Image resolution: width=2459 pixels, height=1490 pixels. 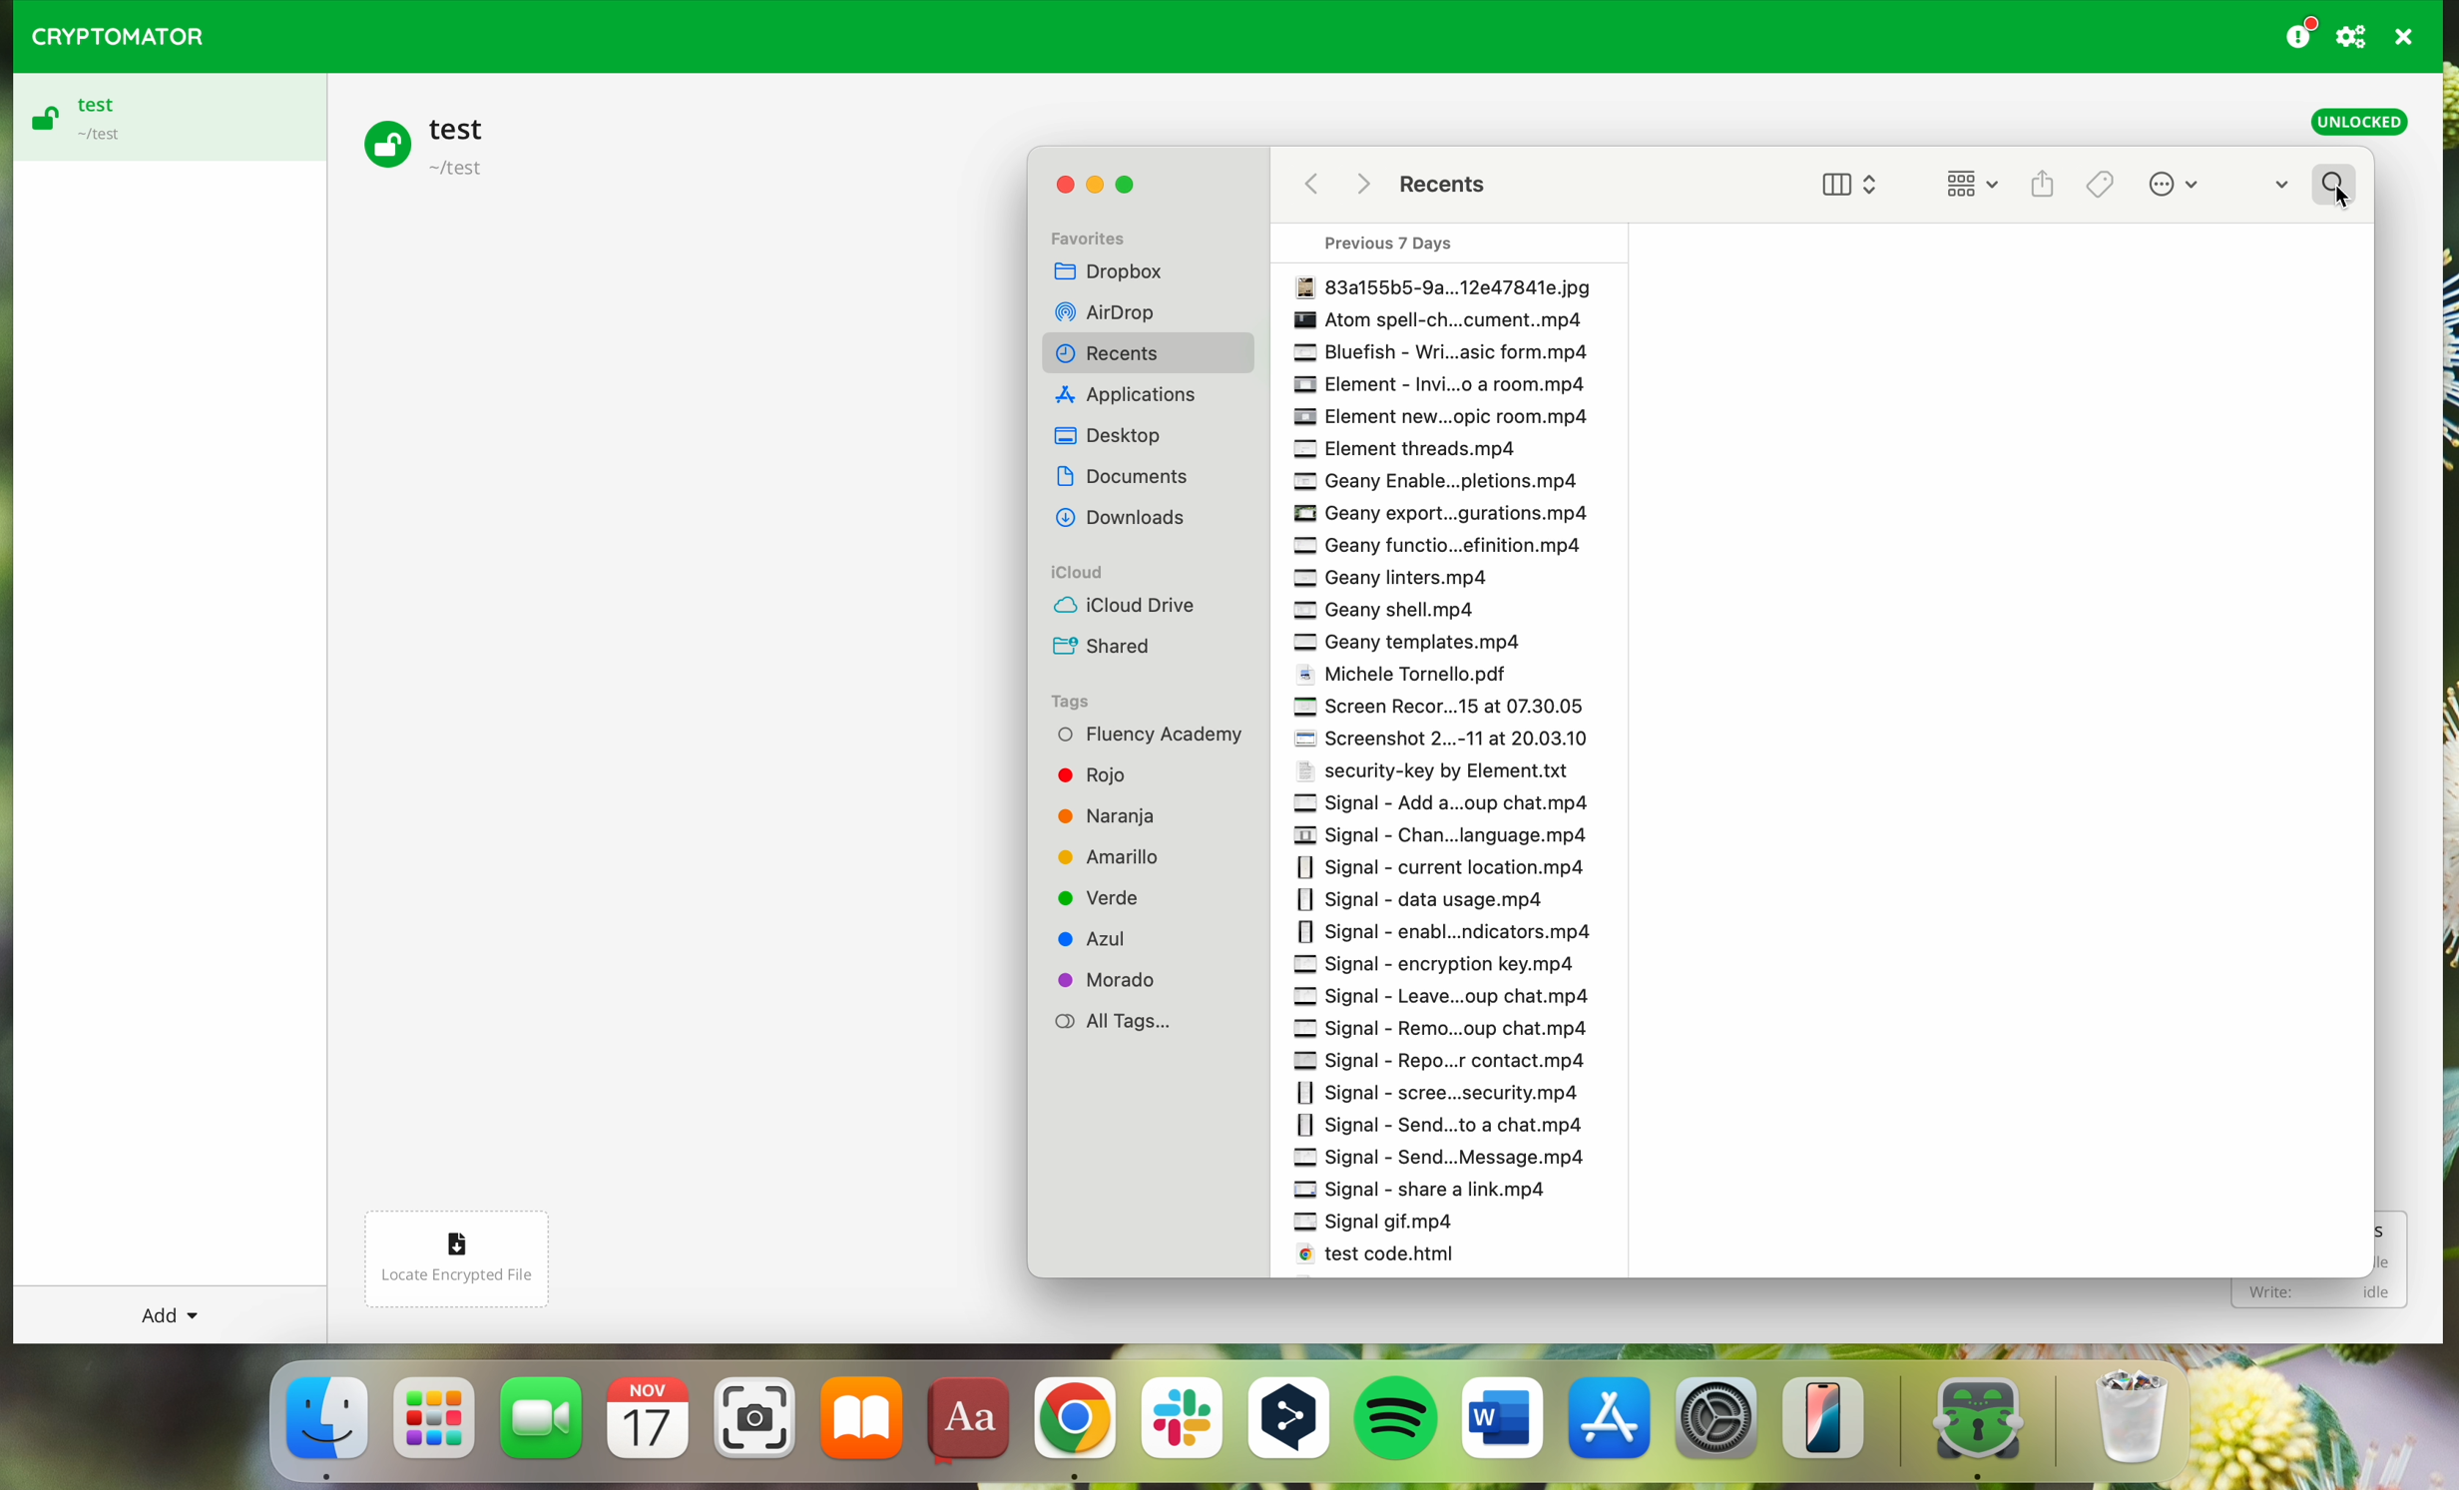 What do you see at coordinates (1076, 700) in the screenshot?
I see `Tags` at bounding box center [1076, 700].